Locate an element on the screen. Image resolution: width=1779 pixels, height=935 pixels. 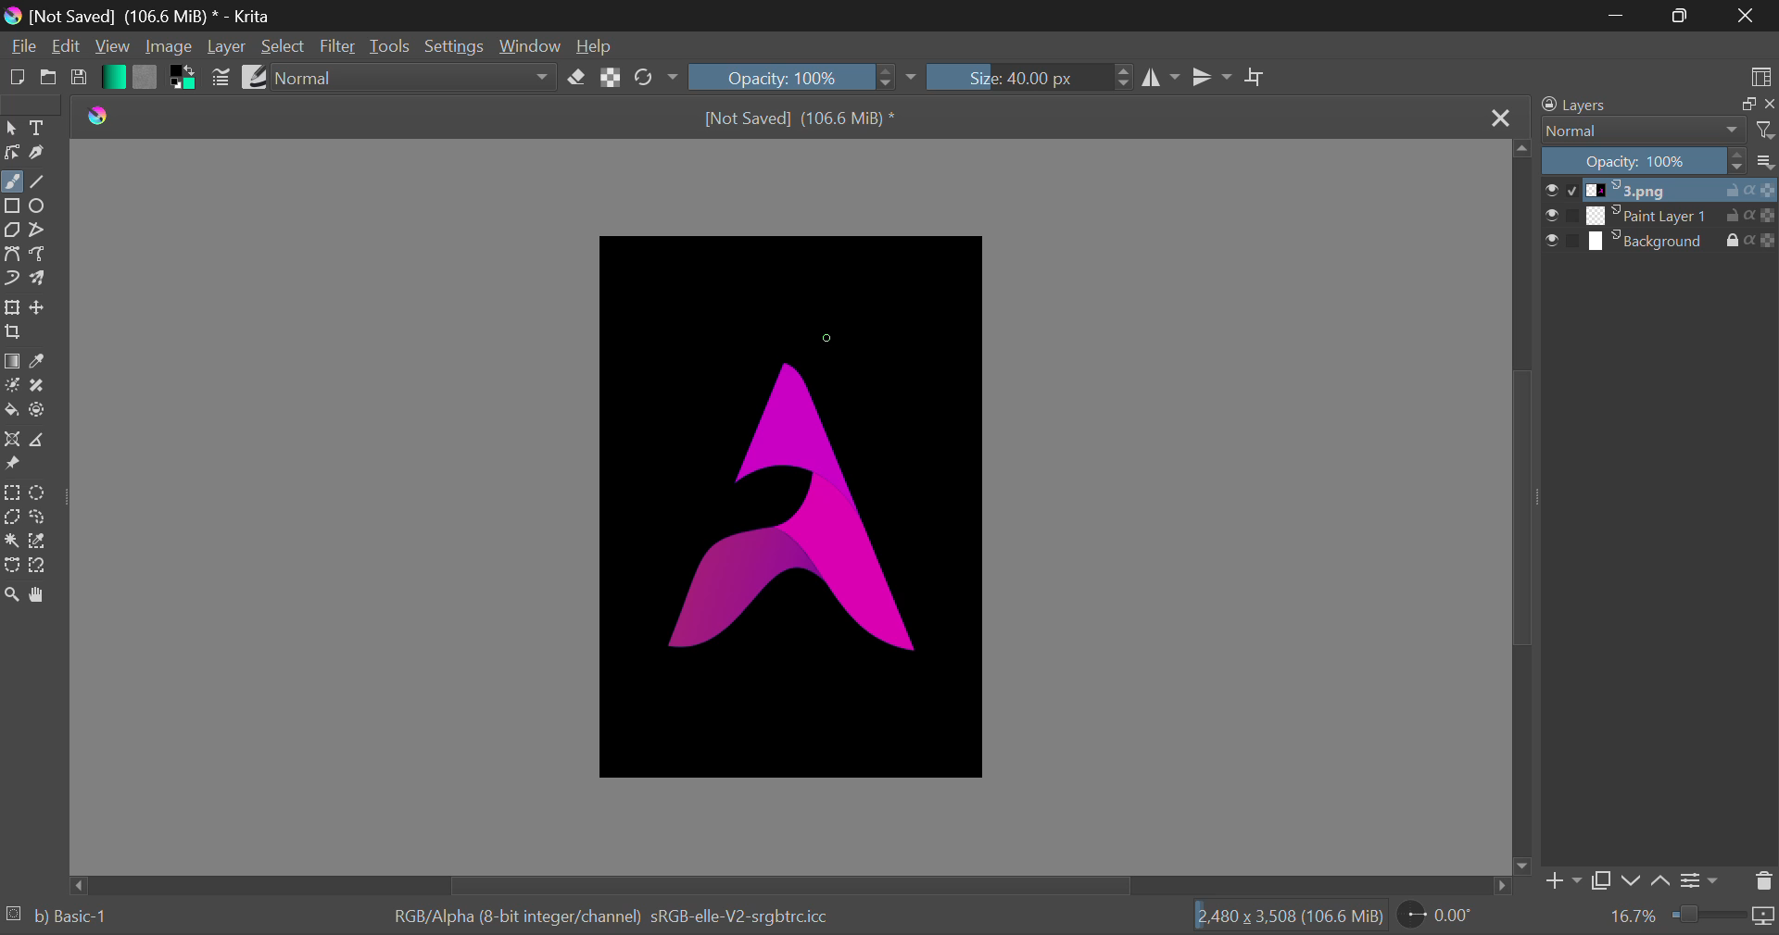
filter is located at coordinates (1763, 129).